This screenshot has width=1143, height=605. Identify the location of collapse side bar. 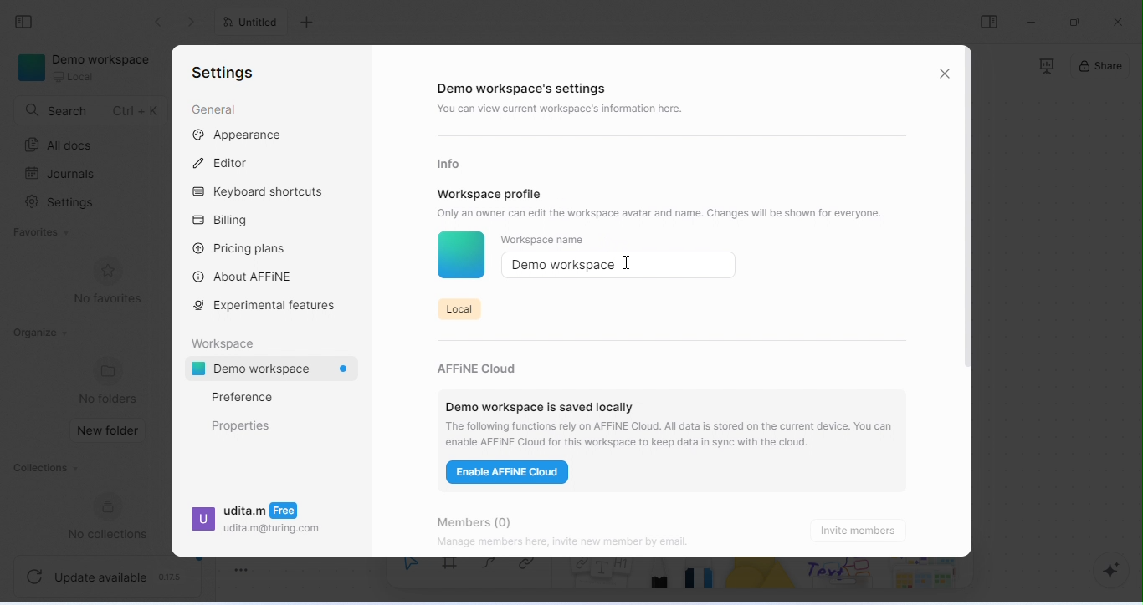
(28, 23).